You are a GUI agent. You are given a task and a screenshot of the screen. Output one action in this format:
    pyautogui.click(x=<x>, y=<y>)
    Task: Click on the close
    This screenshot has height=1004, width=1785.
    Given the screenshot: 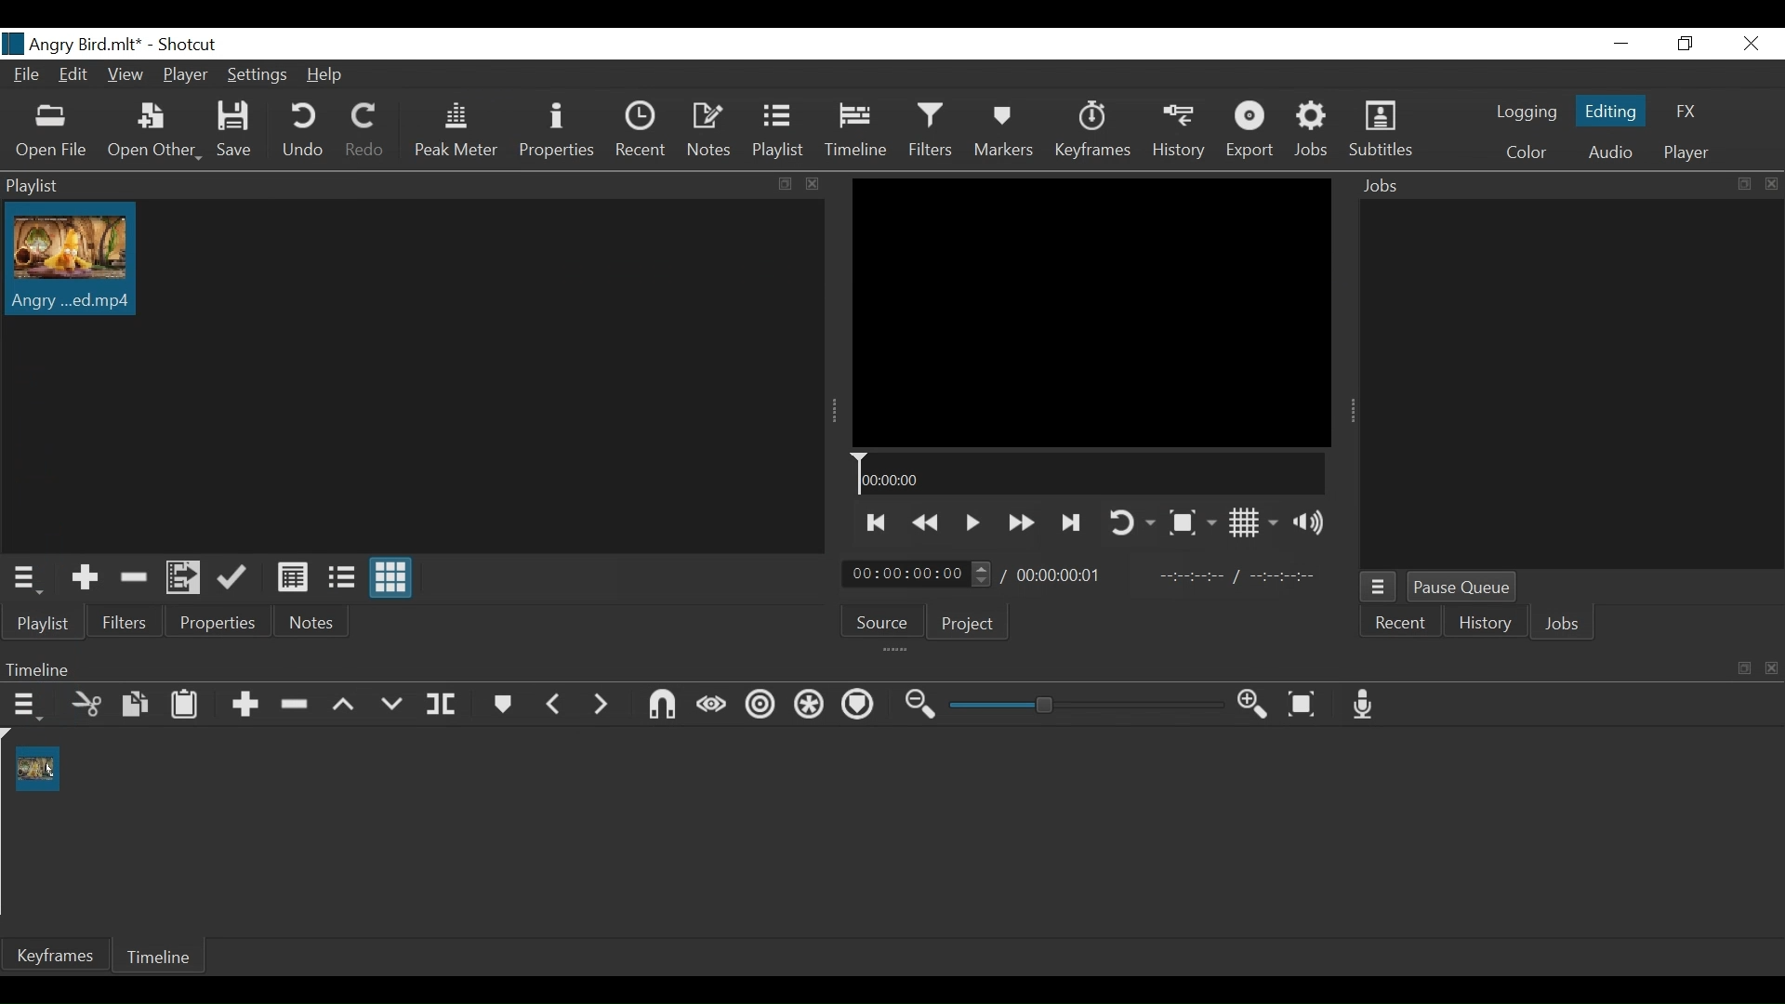 What is the action you would take?
    pyautogui.click(x=1752, y=43)
    